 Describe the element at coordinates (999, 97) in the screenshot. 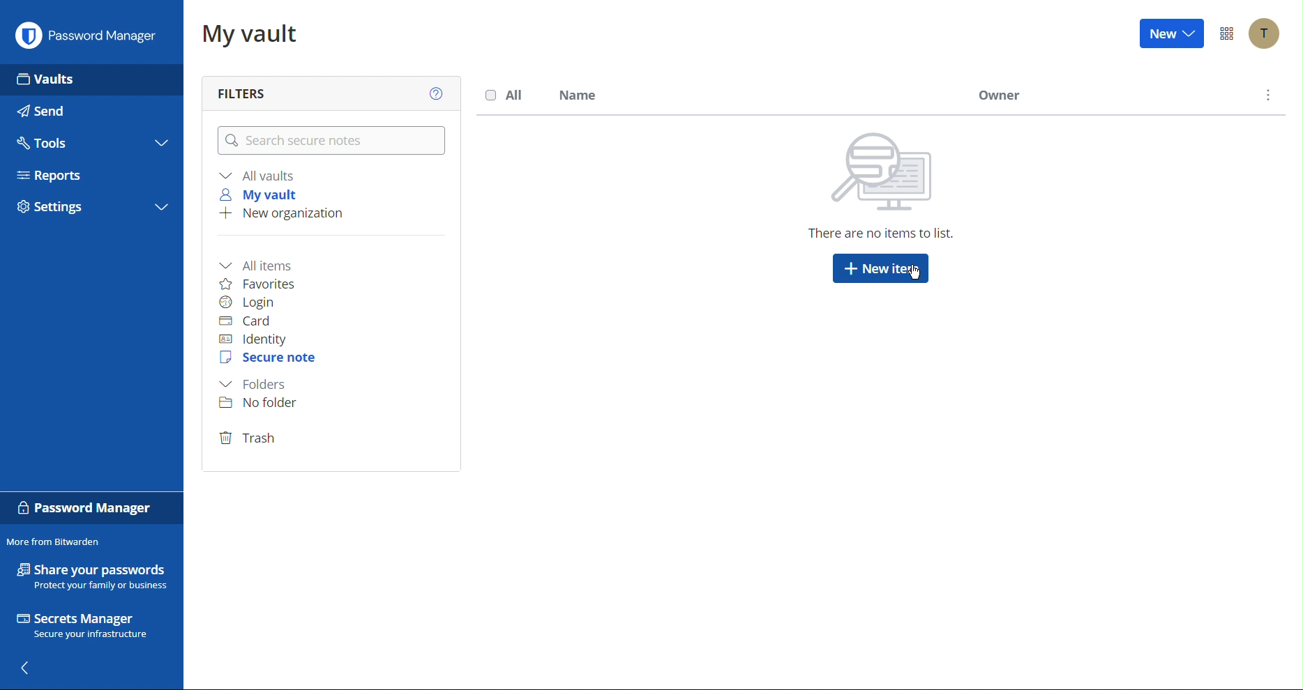

I see `Owner` at that location.